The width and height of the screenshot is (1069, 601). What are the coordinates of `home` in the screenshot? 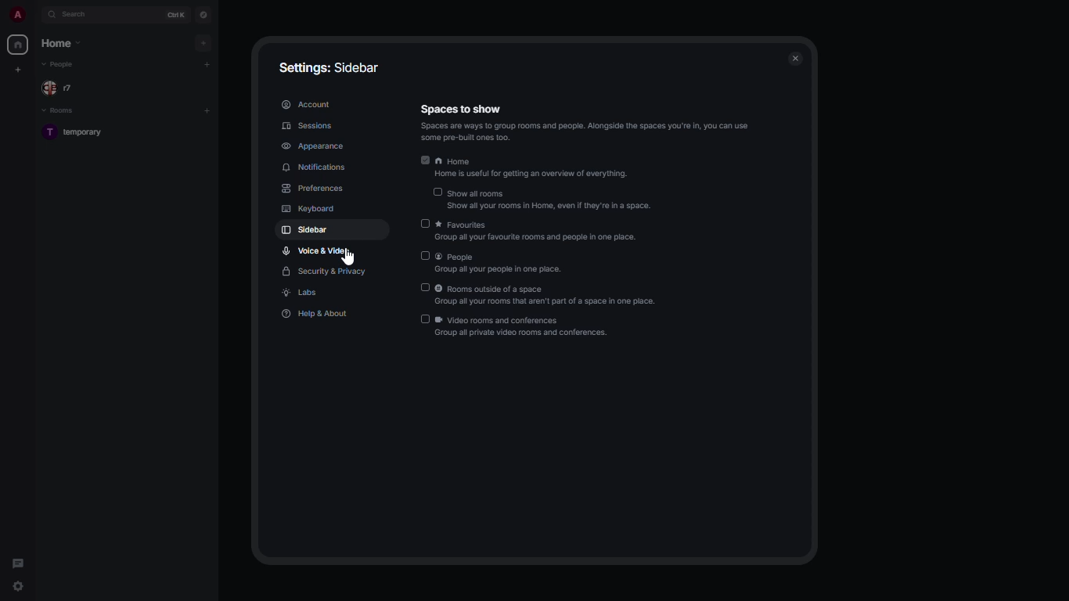 It's located at (60, 42).